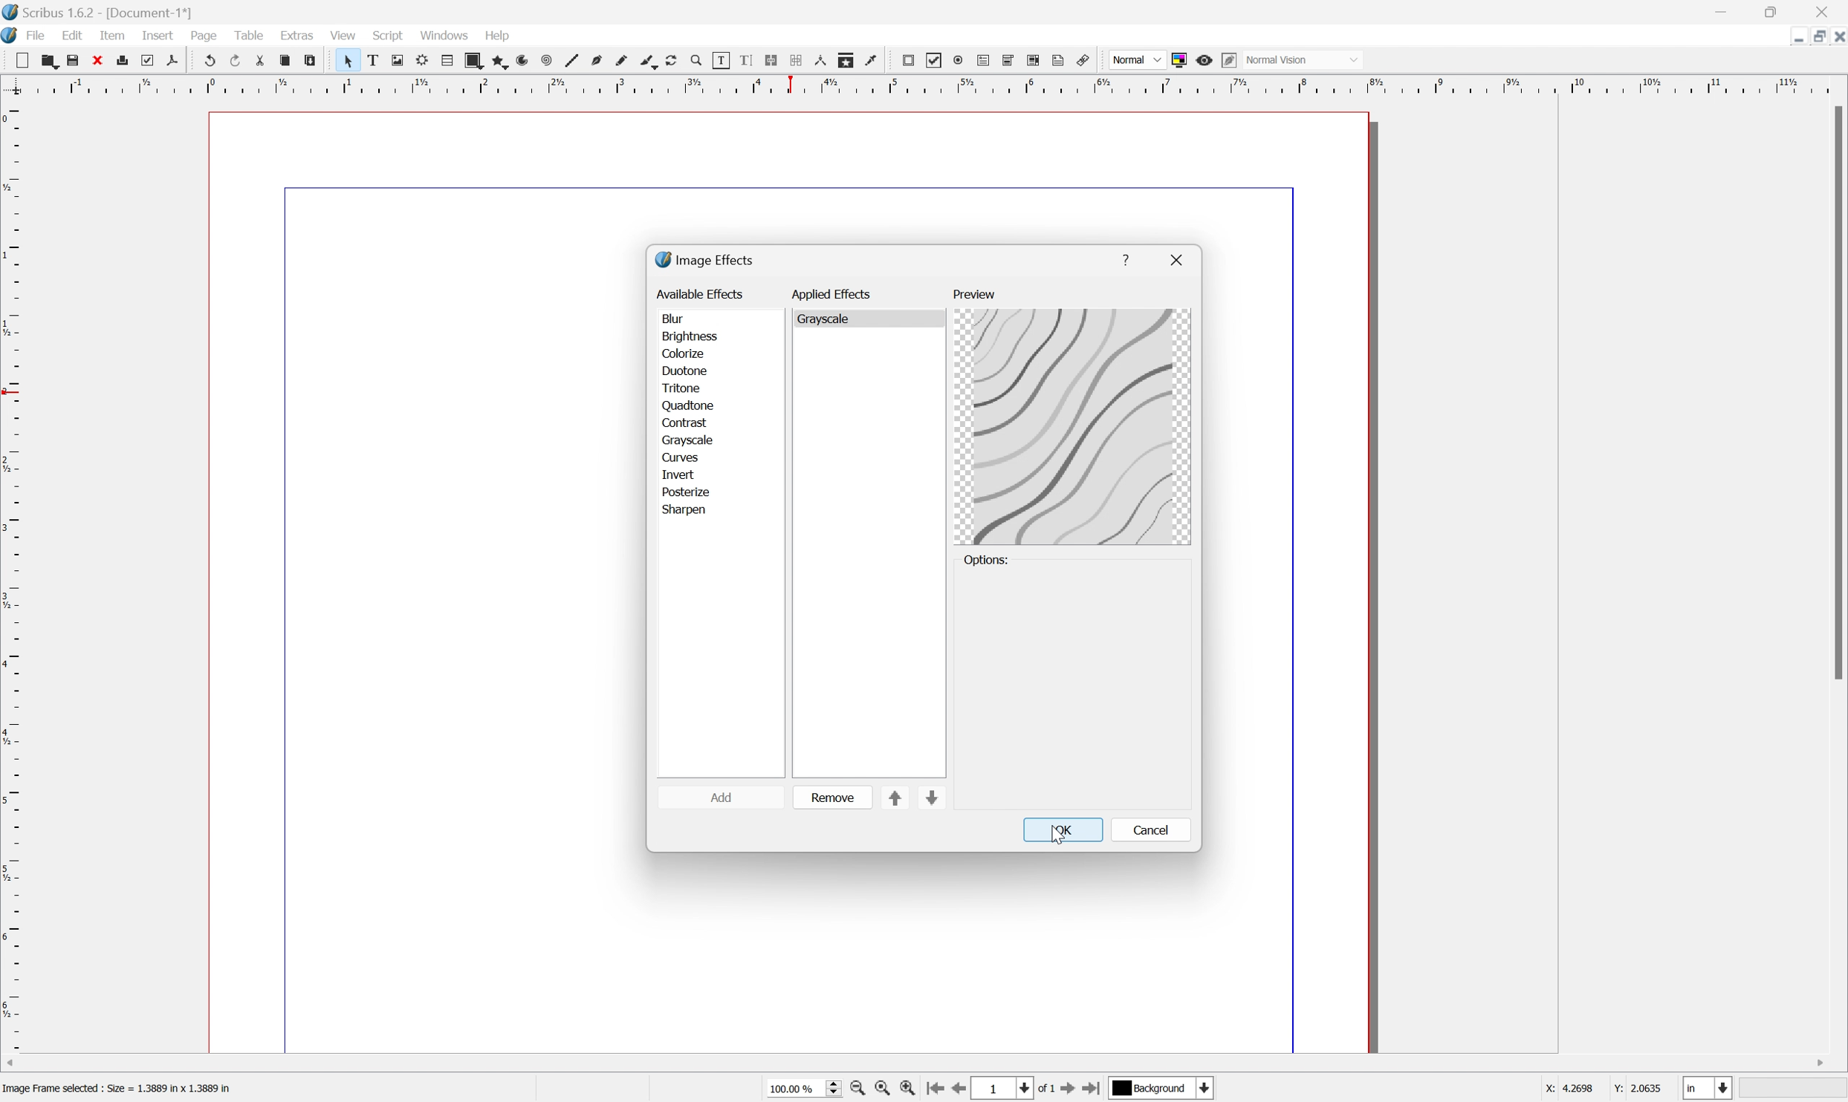  I want to click on Table, so click(251, 33).